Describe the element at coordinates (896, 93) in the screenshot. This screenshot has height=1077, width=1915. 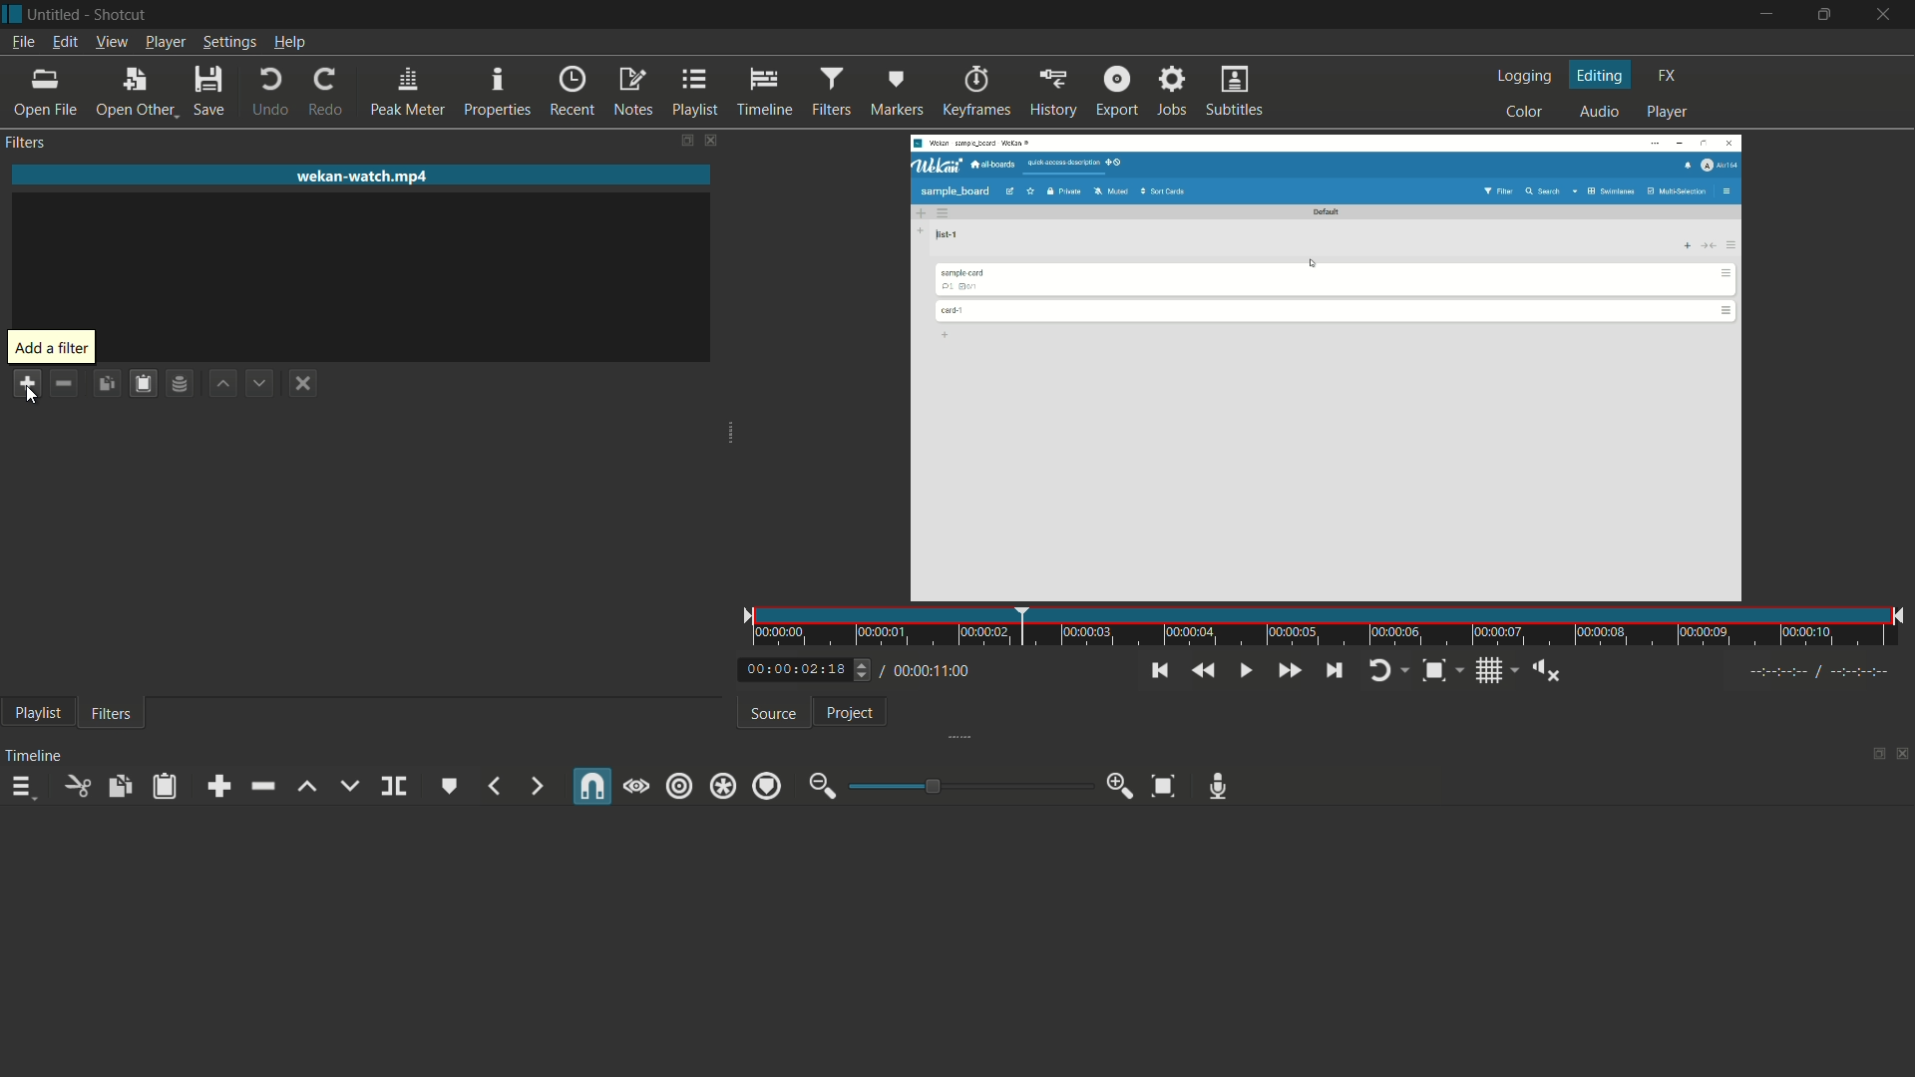
I see `markers` at that location.